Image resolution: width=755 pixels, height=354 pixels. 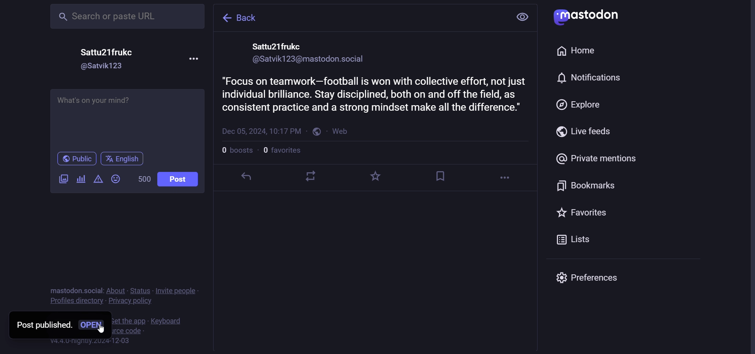 What do you see at coordinates (116, 180) in the screenshot?
I see `emoji` at bounding box center [116, 180].